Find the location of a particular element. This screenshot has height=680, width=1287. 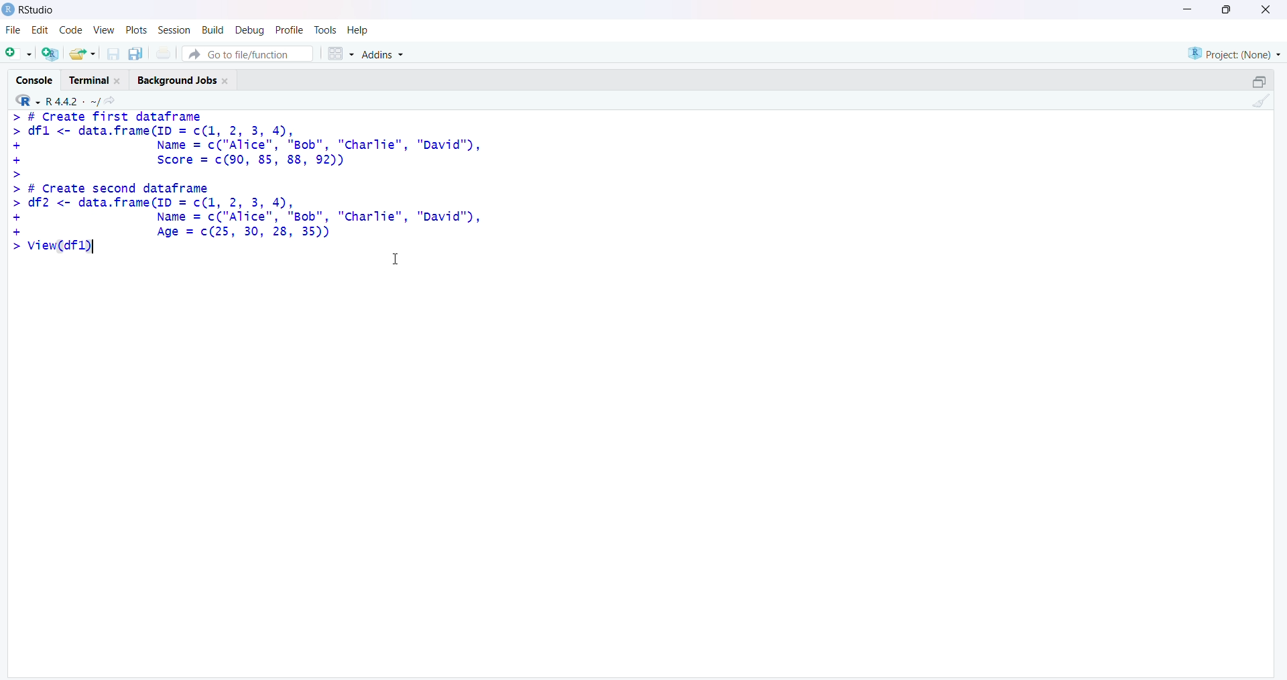

share folder as is located at coordinates (83, 54).